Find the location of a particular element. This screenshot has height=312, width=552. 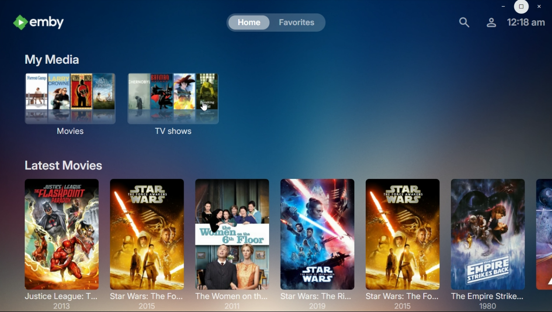

star wars the force awakens 2015 is located at coordinates (401, 240).